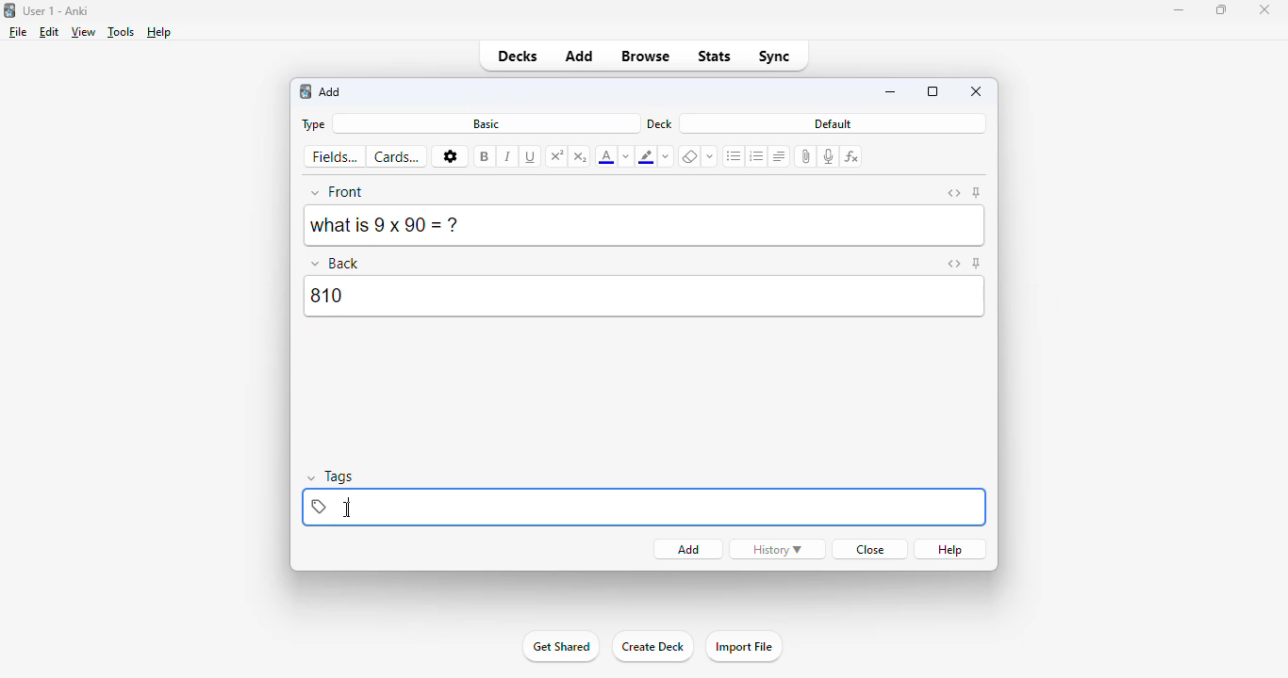 The height and width of the screenshot is (678, 1288). Describe the element at coordinates (867, 549) in the screenshot. I see `close` at that location.